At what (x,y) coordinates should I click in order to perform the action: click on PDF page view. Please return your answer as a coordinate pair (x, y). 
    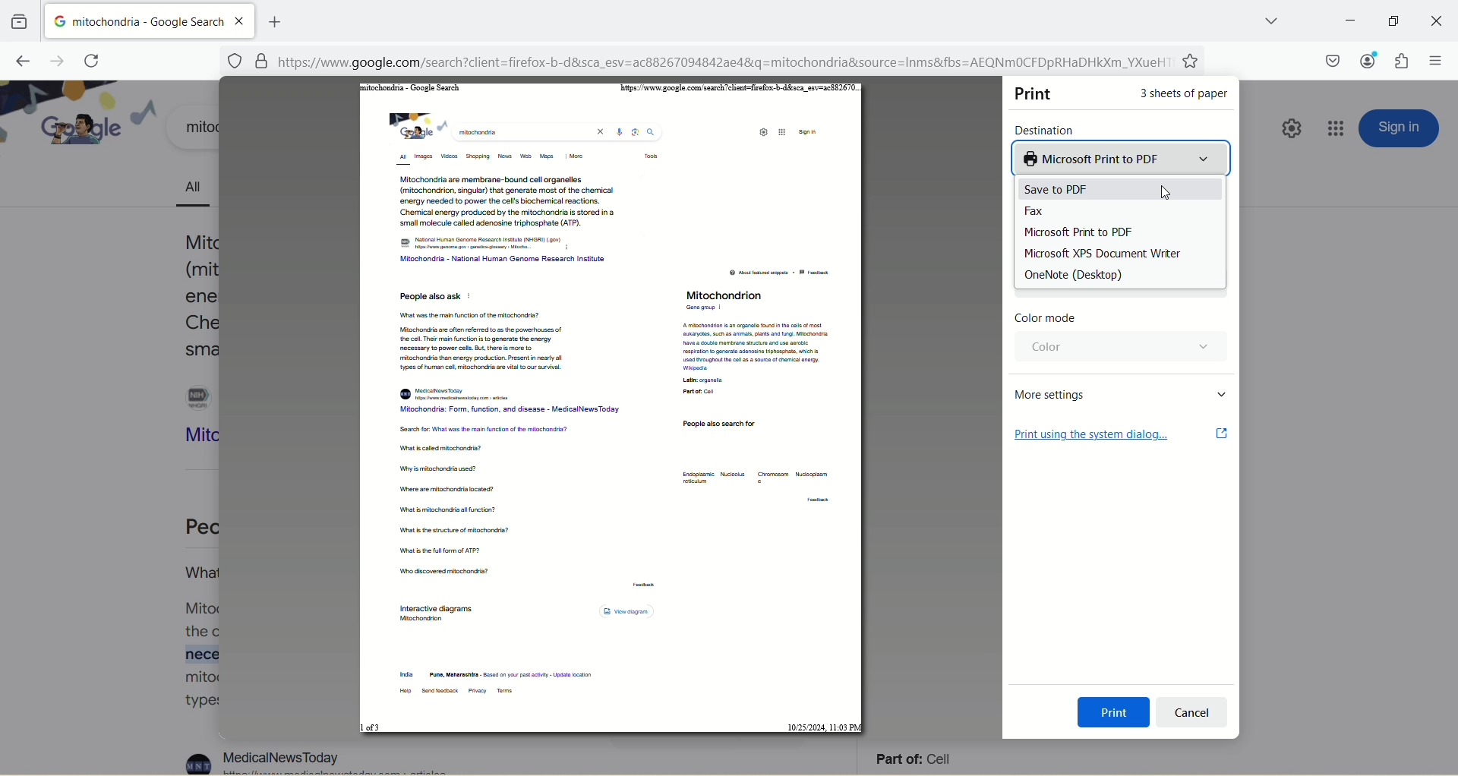
    Looking at the image, I should click on (611, 409).